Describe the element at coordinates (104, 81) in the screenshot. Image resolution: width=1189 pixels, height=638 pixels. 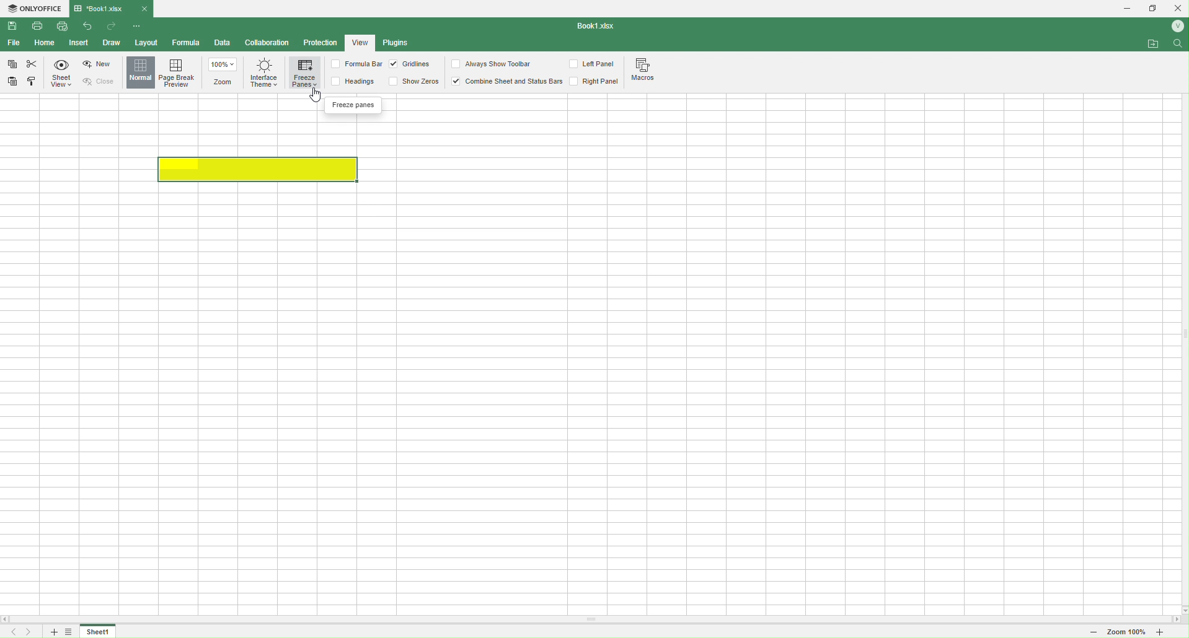
I see `Close` at that location.